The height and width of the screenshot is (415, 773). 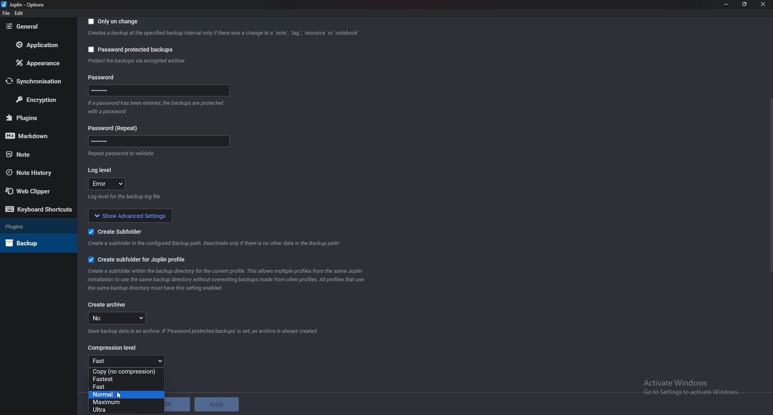 What do you see at coordinates (120, 318) in the screenshot?
I see `no` at bounding box center [120, 318].